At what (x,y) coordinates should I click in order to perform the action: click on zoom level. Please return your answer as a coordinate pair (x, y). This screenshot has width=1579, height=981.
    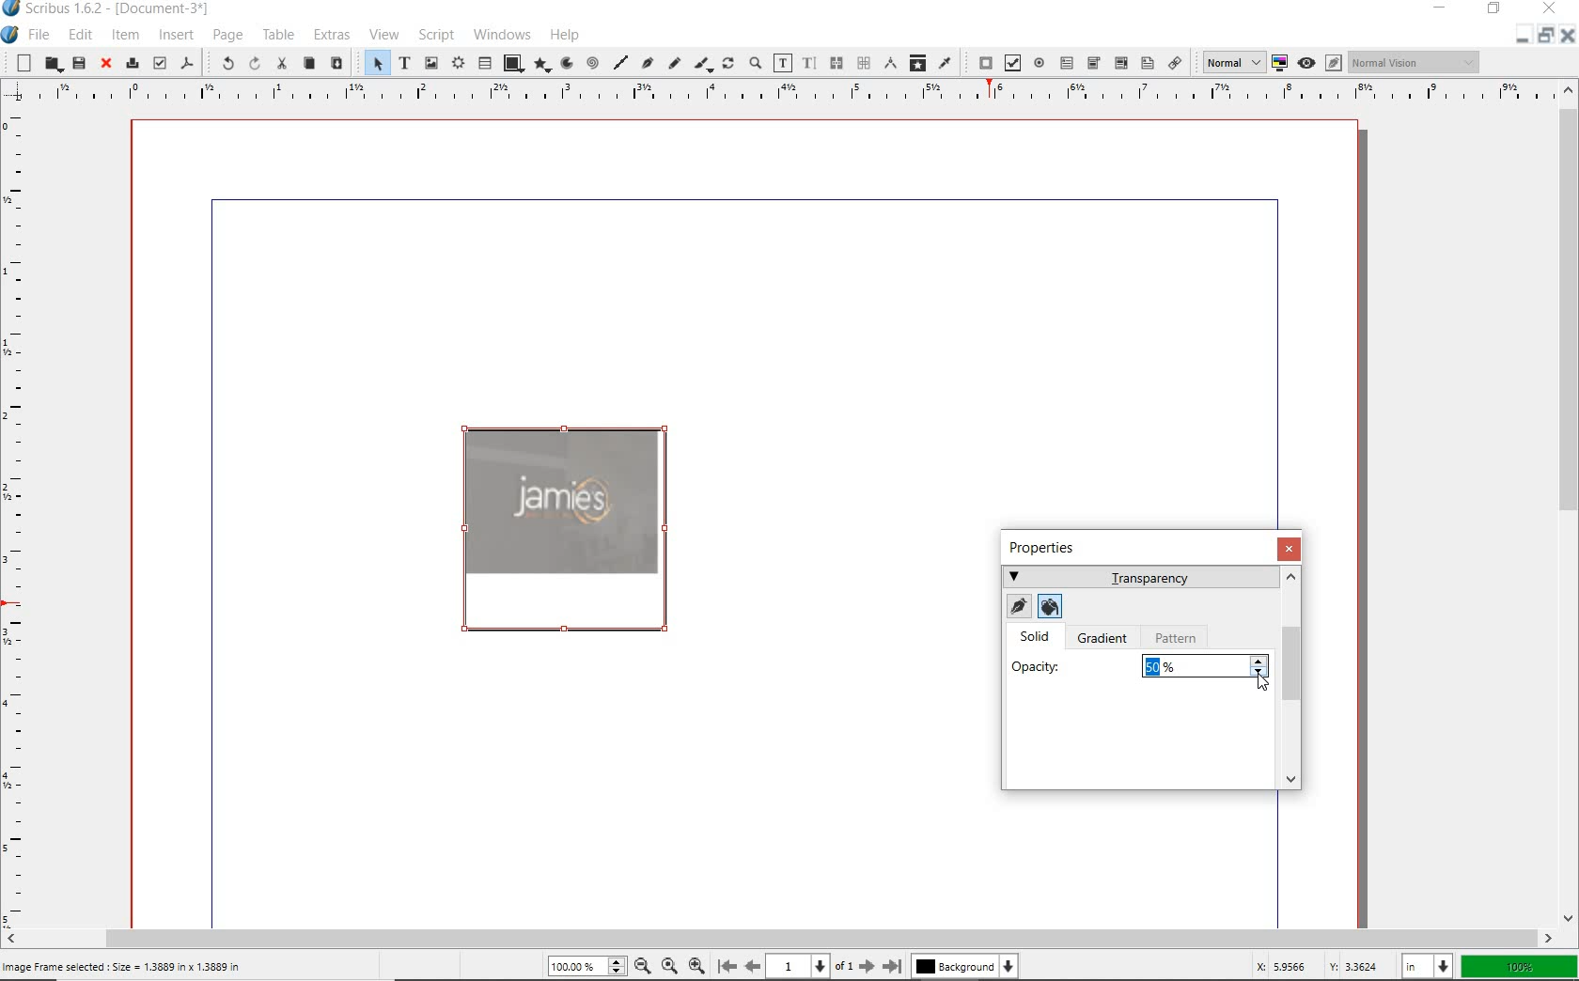
    Looking at the image, I should click on (581, 967).